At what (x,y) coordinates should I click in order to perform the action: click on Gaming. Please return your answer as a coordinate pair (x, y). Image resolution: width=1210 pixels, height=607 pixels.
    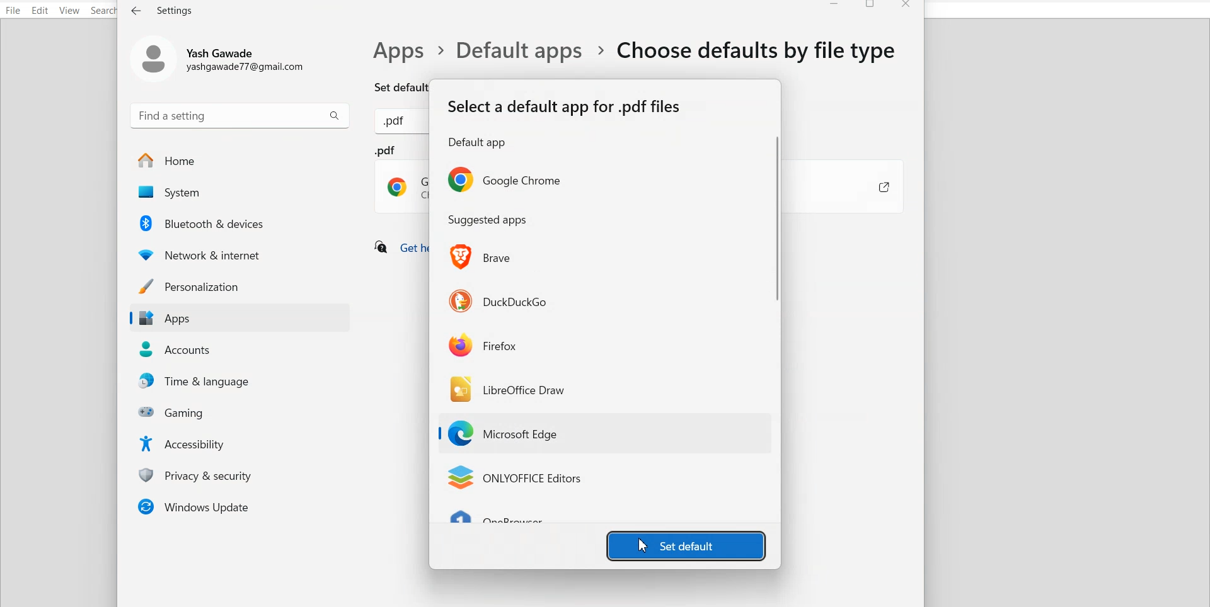
    Looking at the image, I should click on (243, 411).